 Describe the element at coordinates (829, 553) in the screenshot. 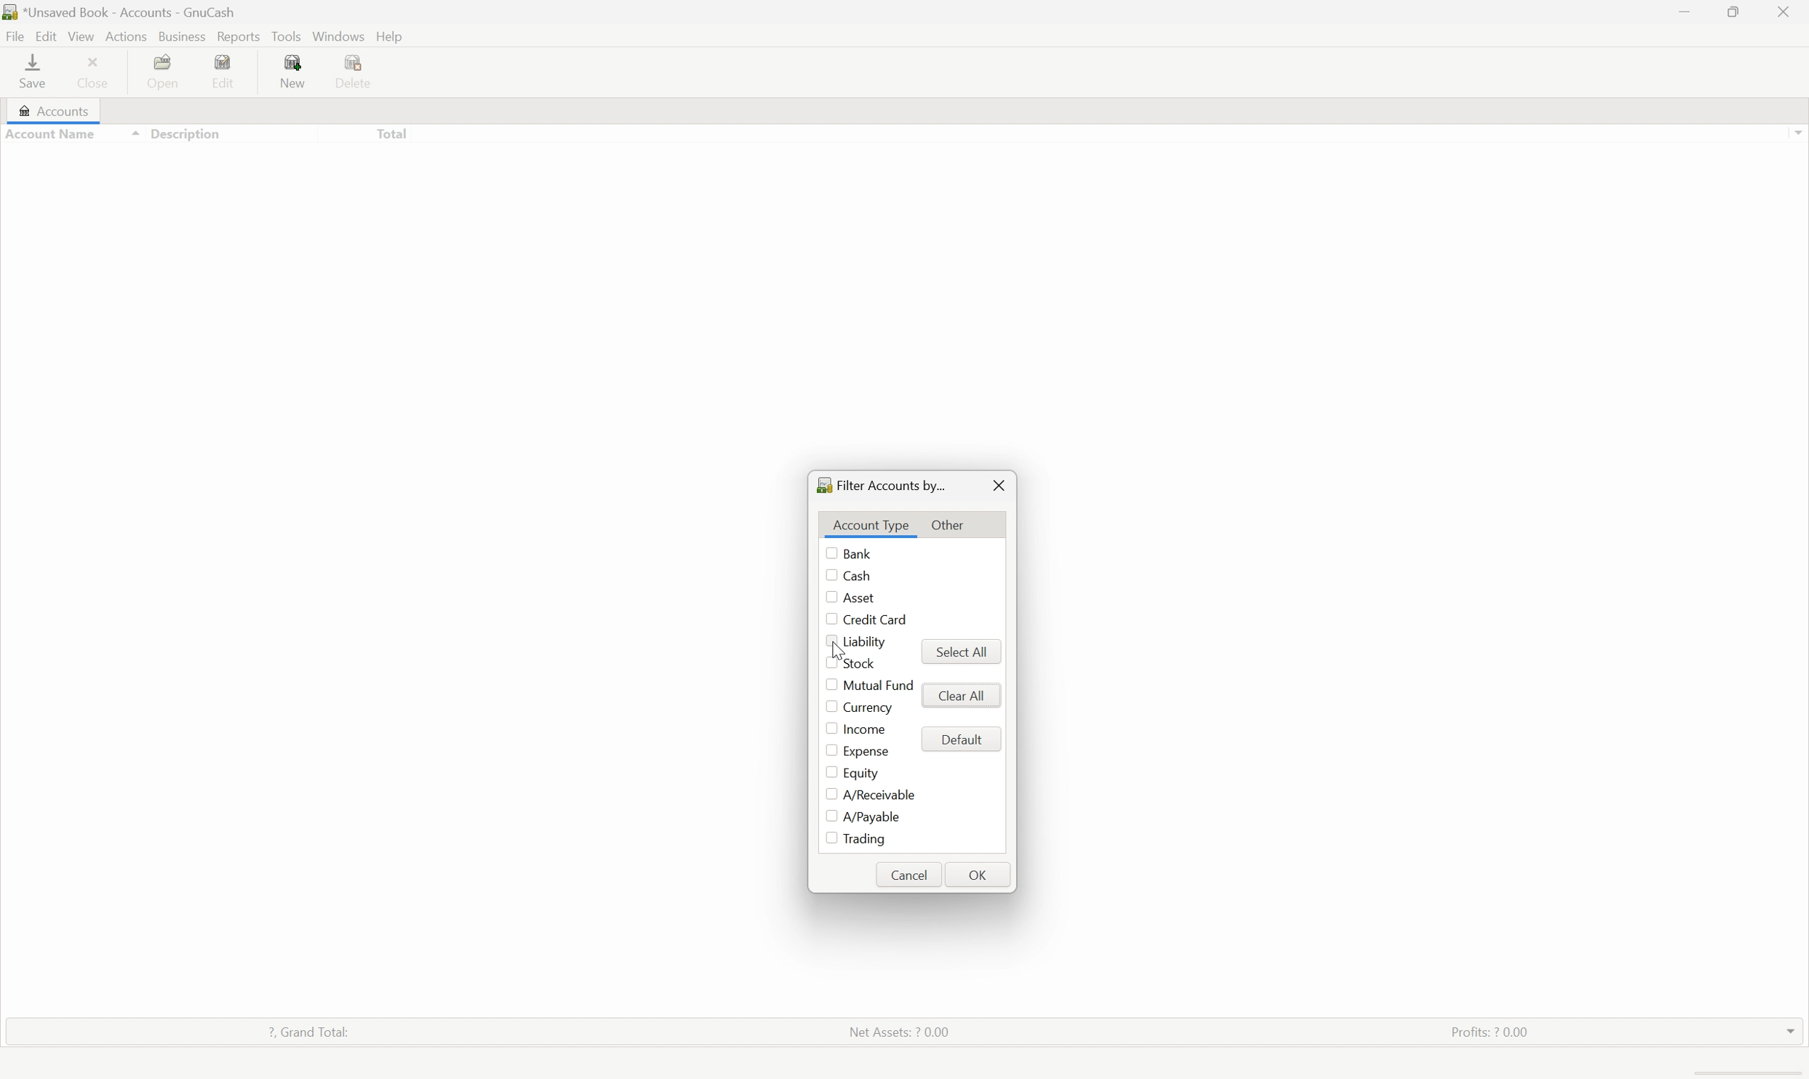

I see `Checkbox` at that location.